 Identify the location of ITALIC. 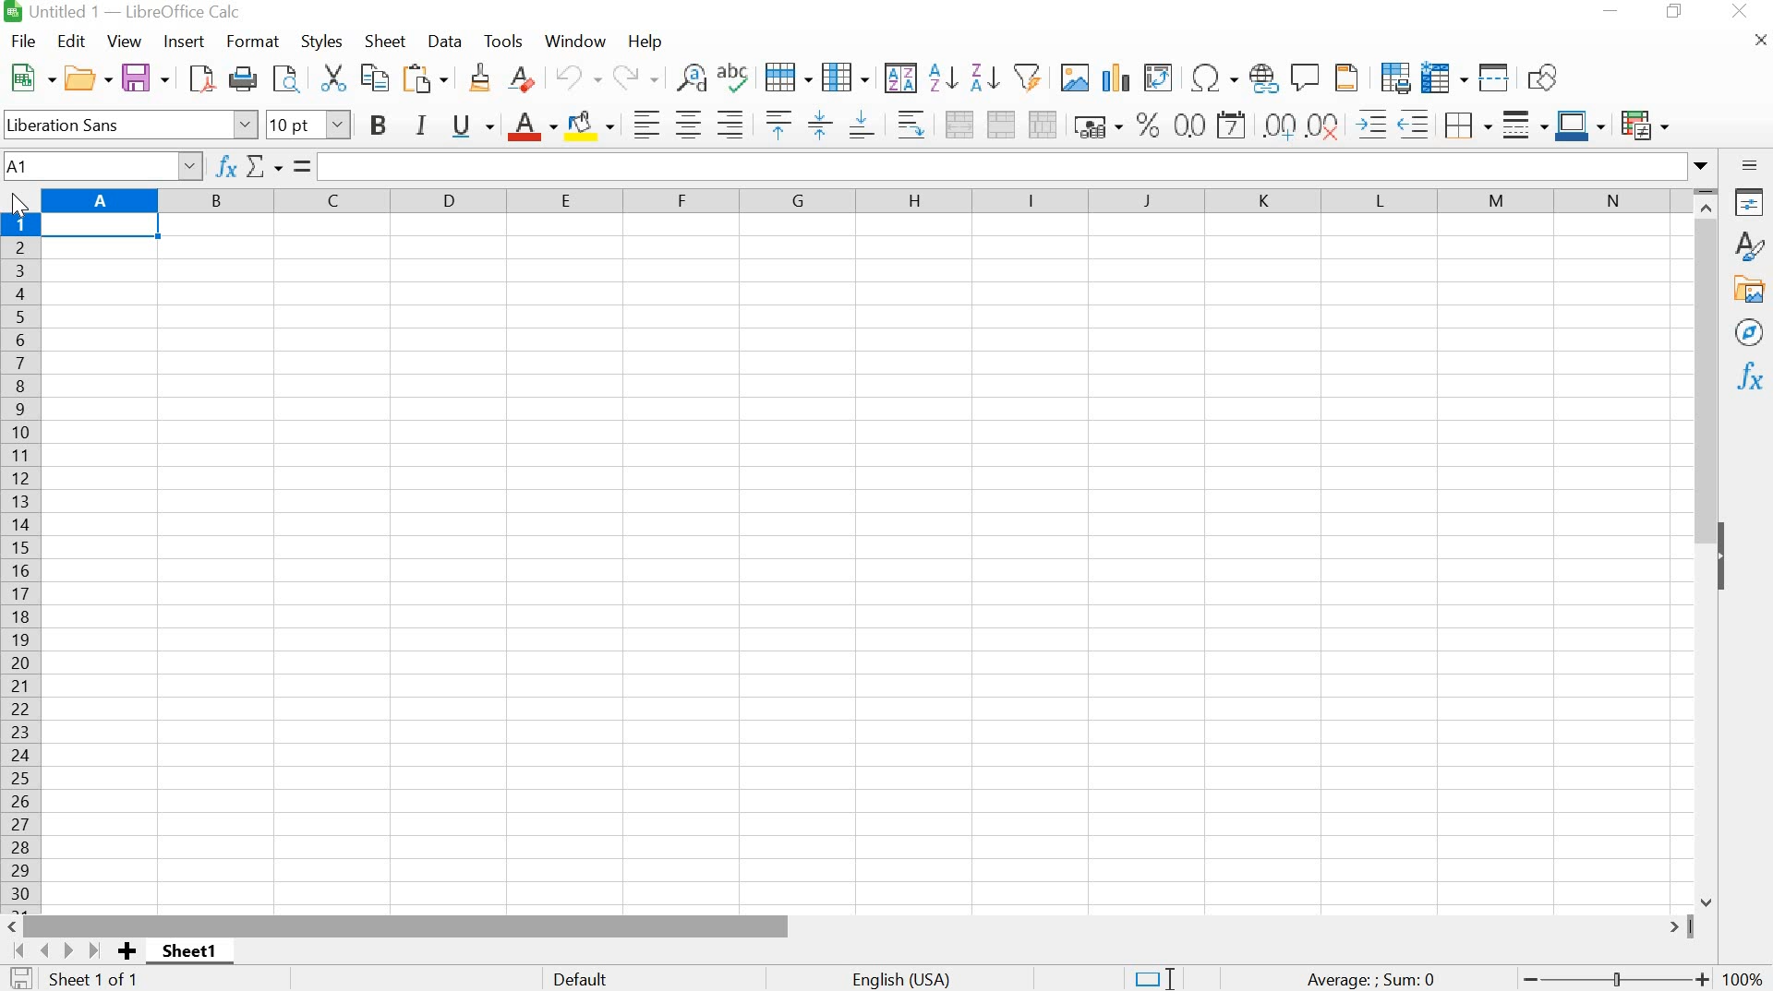
(421, 125).